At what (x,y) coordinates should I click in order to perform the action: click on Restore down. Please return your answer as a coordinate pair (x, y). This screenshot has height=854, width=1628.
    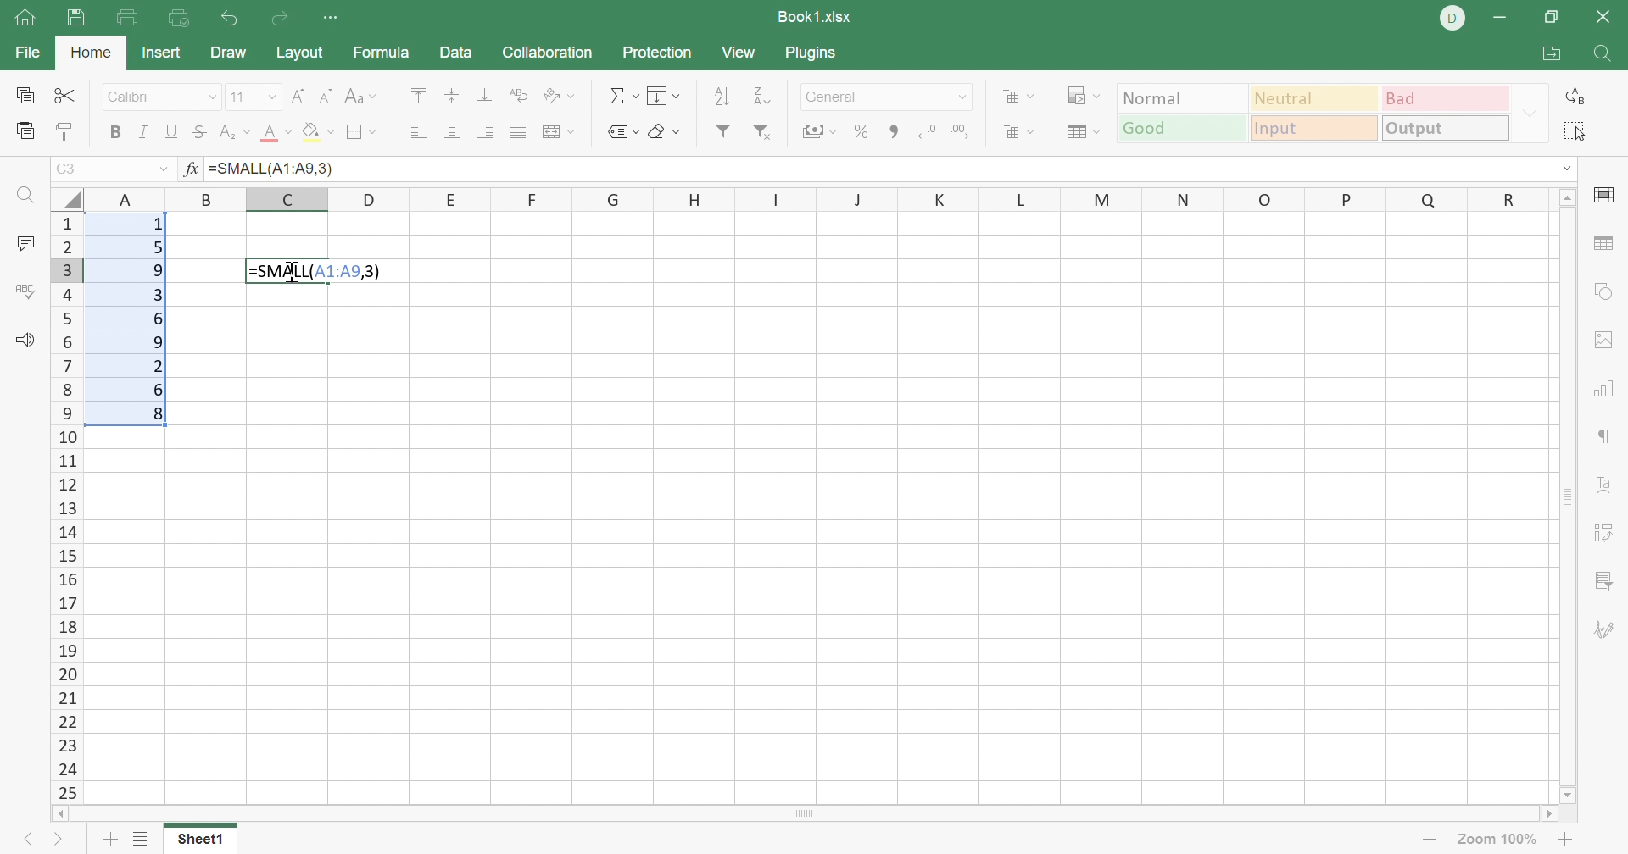
    Looking at the image, I should click on (1553, 18).